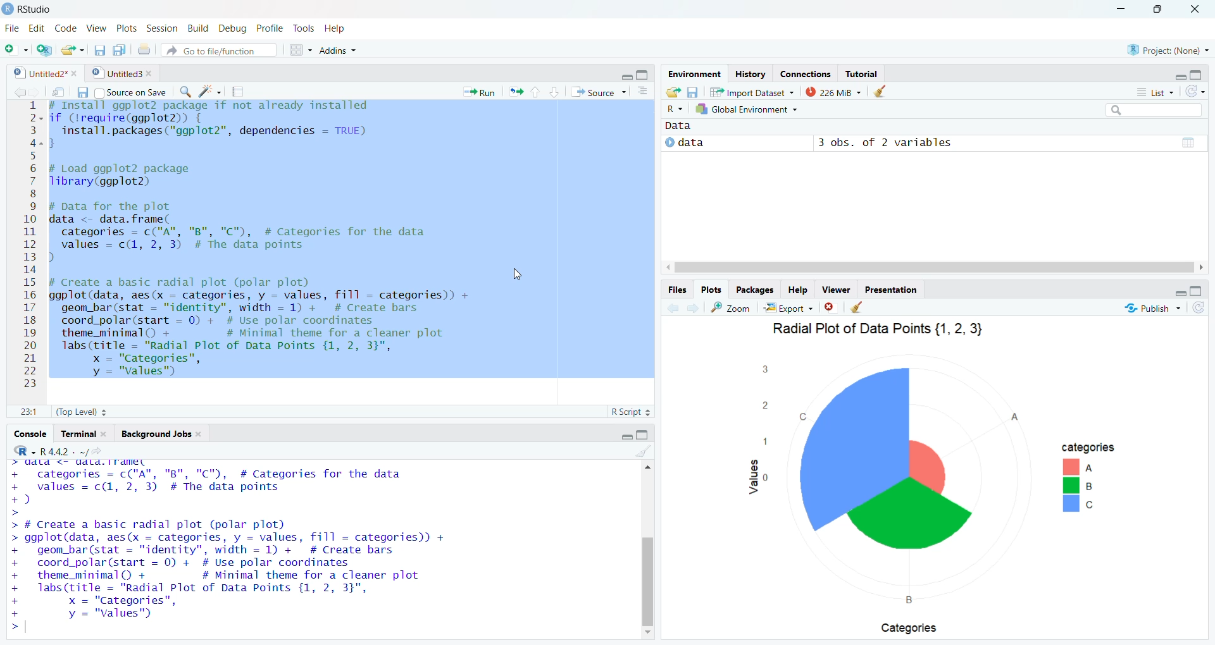 The width and height of the screenshot is (1215, 645). I want to click on Source on Save, so click(121, 92).